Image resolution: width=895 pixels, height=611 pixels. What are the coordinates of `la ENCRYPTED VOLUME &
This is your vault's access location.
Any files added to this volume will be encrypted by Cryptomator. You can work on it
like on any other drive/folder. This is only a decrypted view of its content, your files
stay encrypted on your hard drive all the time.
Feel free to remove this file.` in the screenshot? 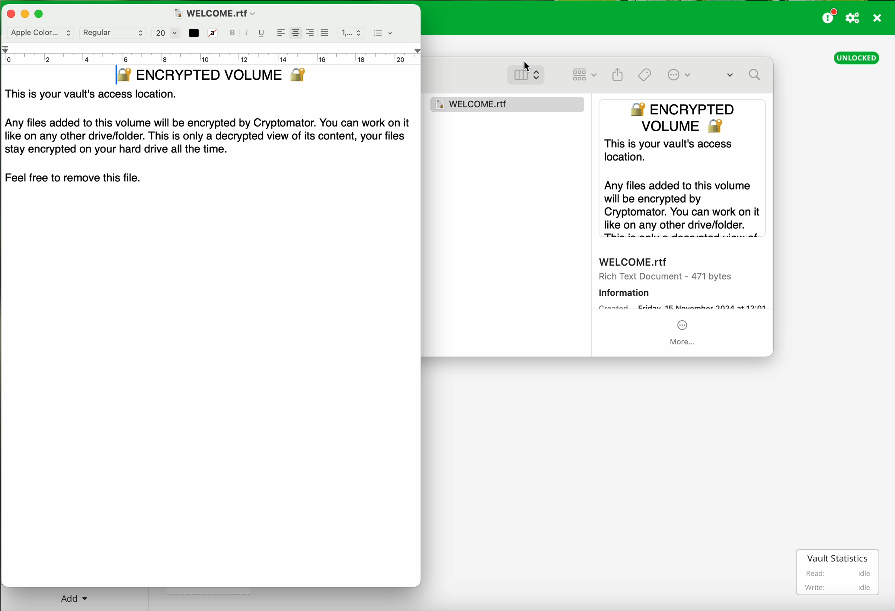 It's located at (210, 145).